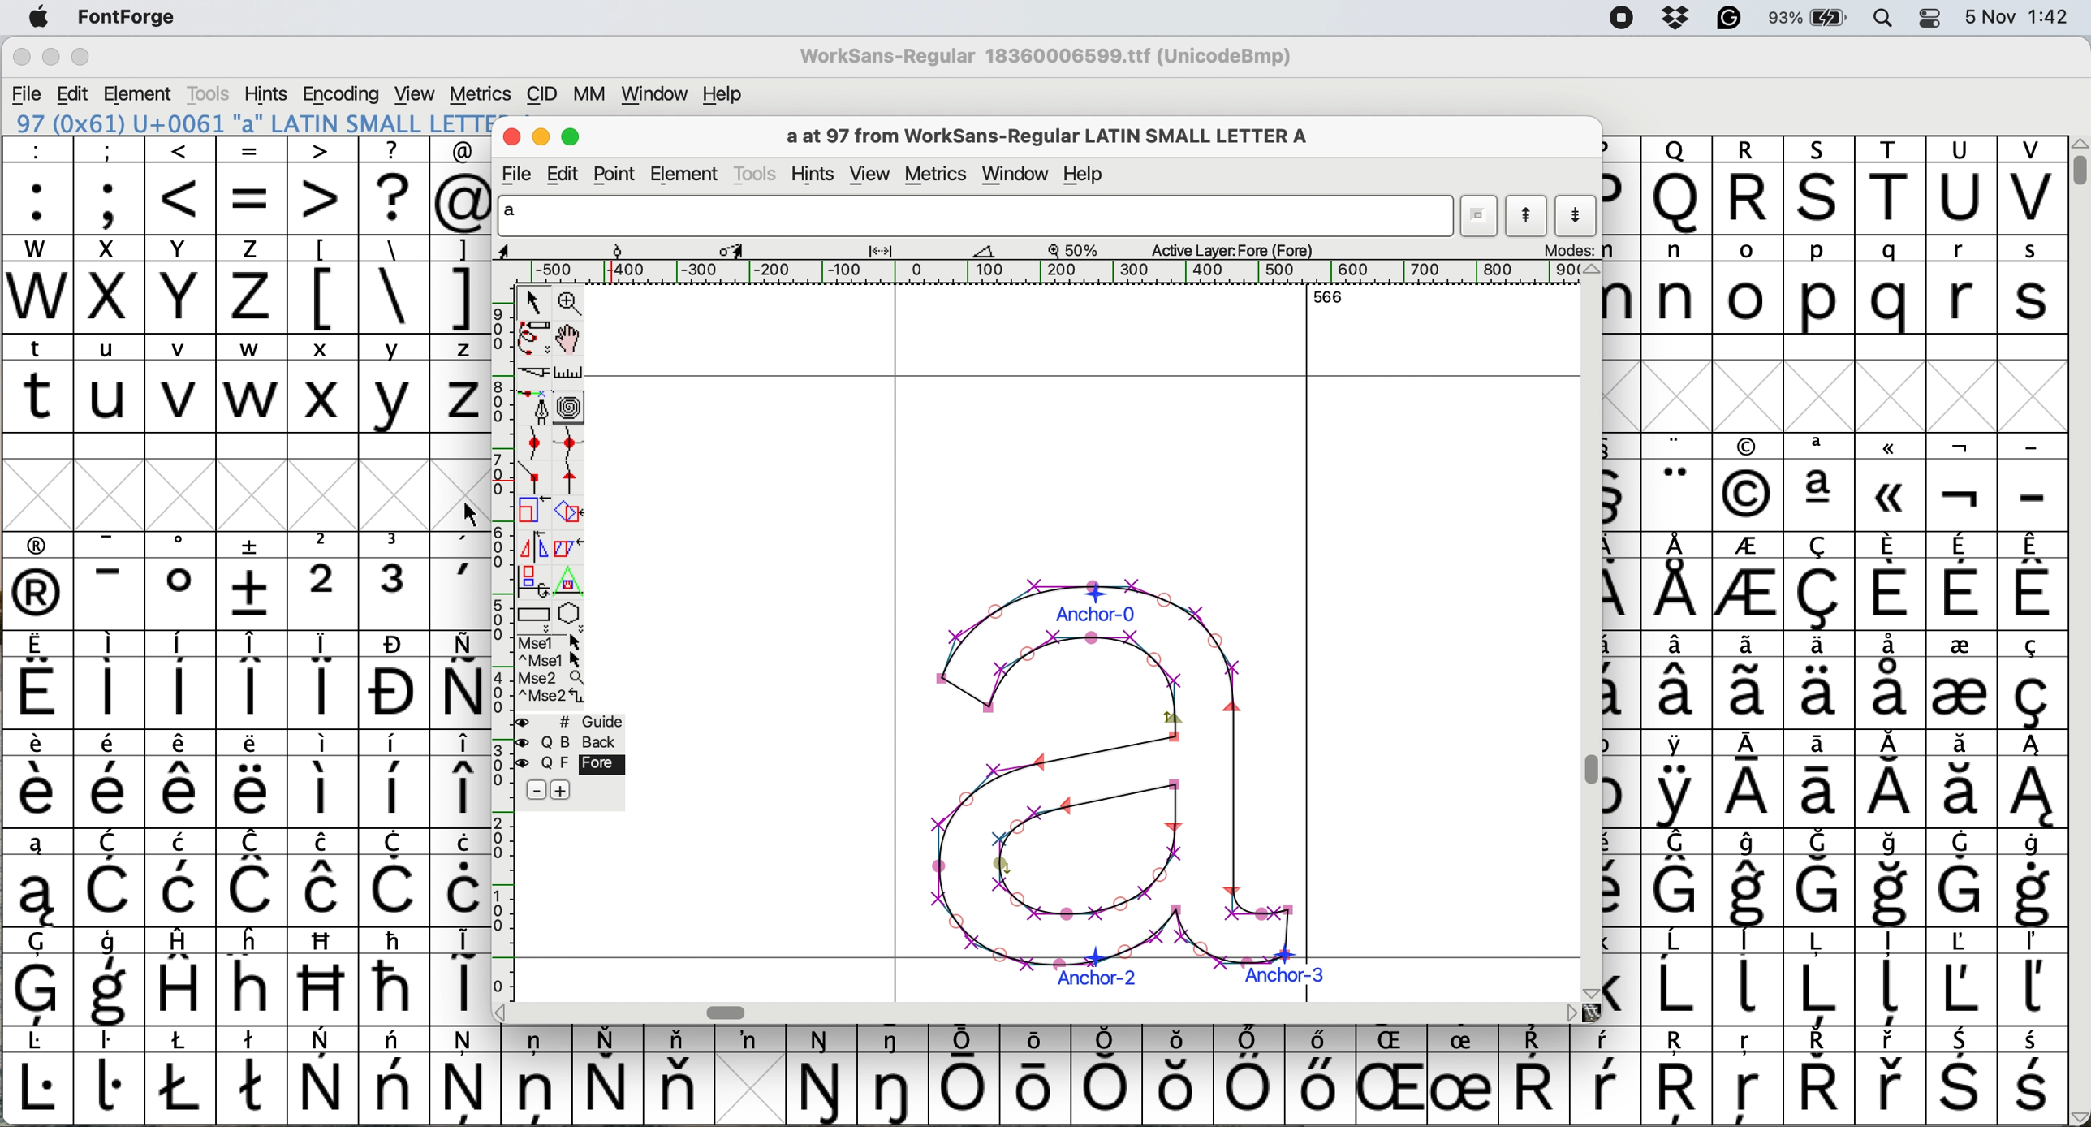 The width and height of the screenshot is (2091, 1127). Describe the element at coordinates (511, 137) in the screenshot. I see `close` at that location.